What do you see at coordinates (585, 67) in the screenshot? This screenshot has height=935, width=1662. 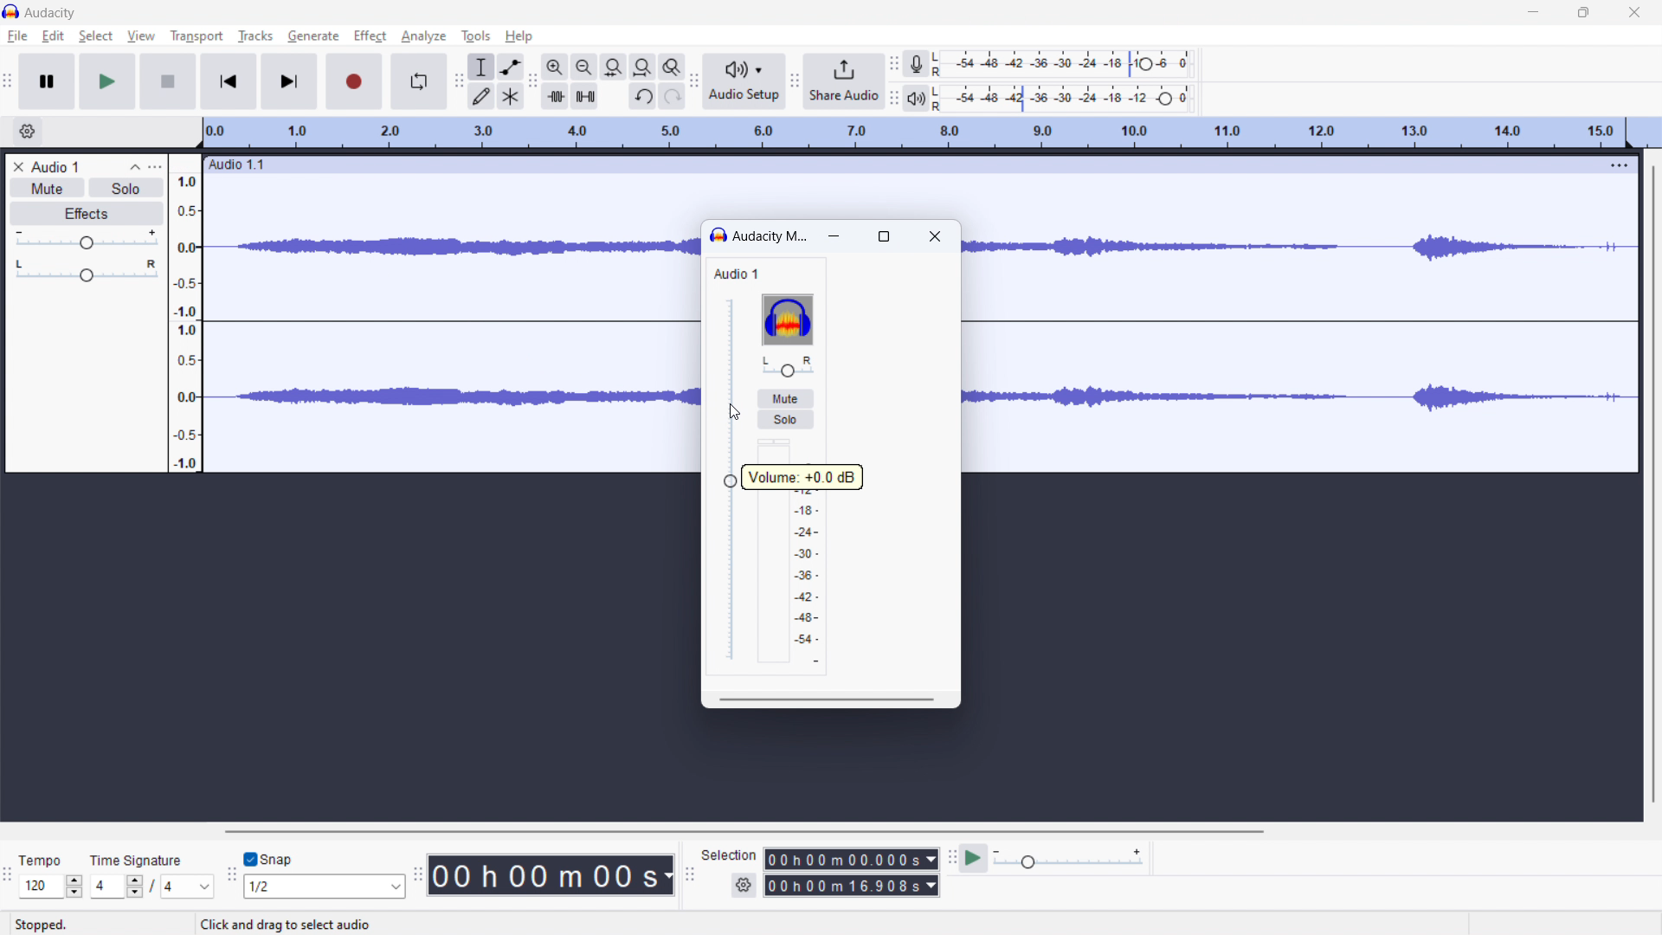 I see `zoom out` at bounding box center [585, 67].